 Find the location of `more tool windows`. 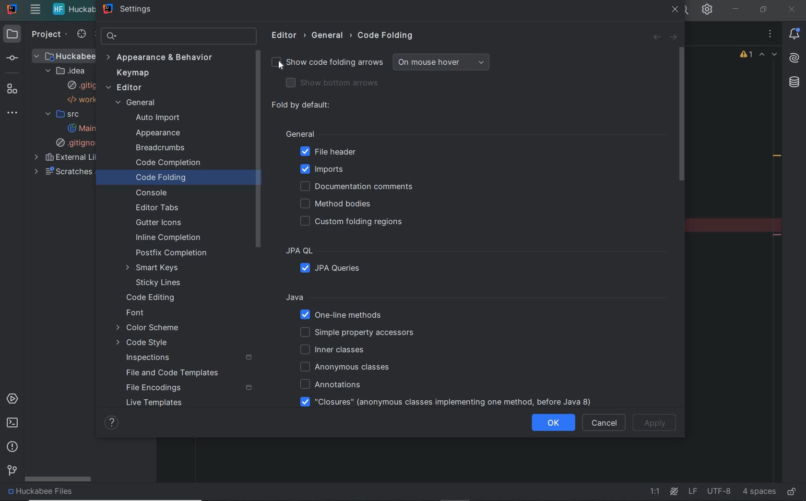

more tool windows is located at coordinates (15, 113).